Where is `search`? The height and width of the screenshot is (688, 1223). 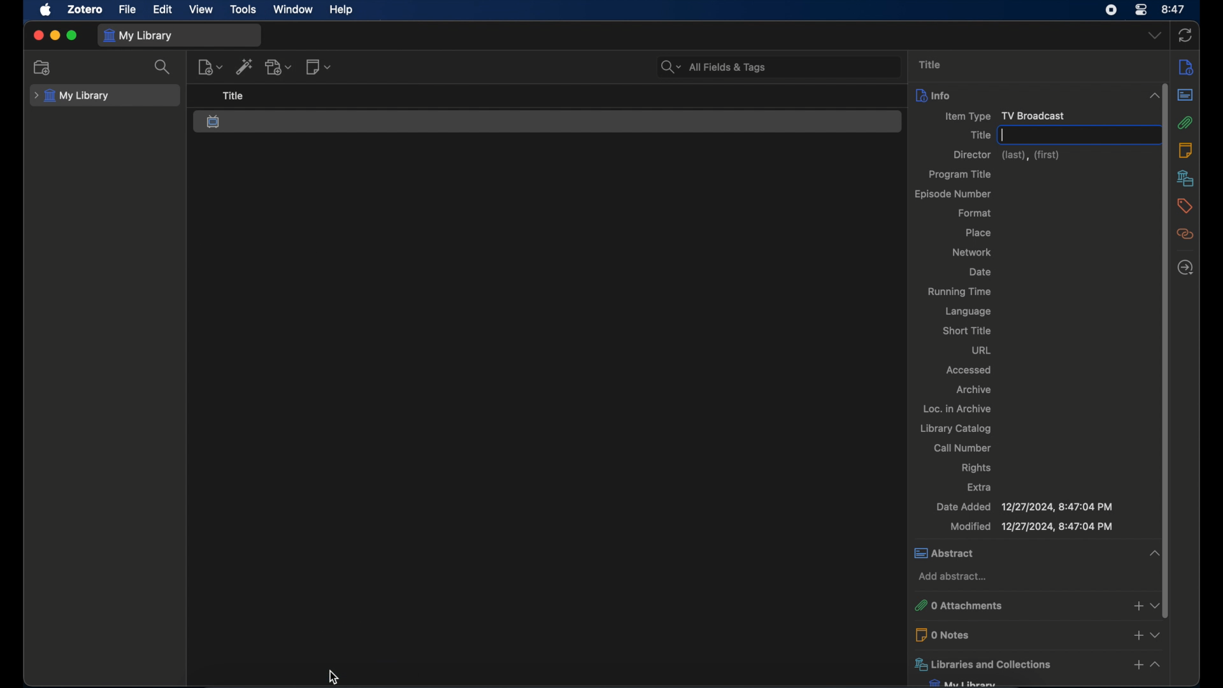 search is located at coordinates (164, 67).